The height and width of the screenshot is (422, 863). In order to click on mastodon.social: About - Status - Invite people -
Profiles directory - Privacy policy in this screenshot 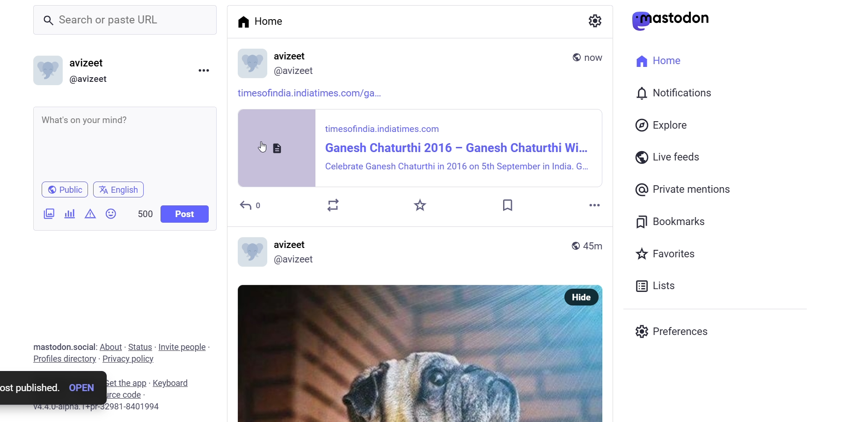, I will do `click(121, 353)`.